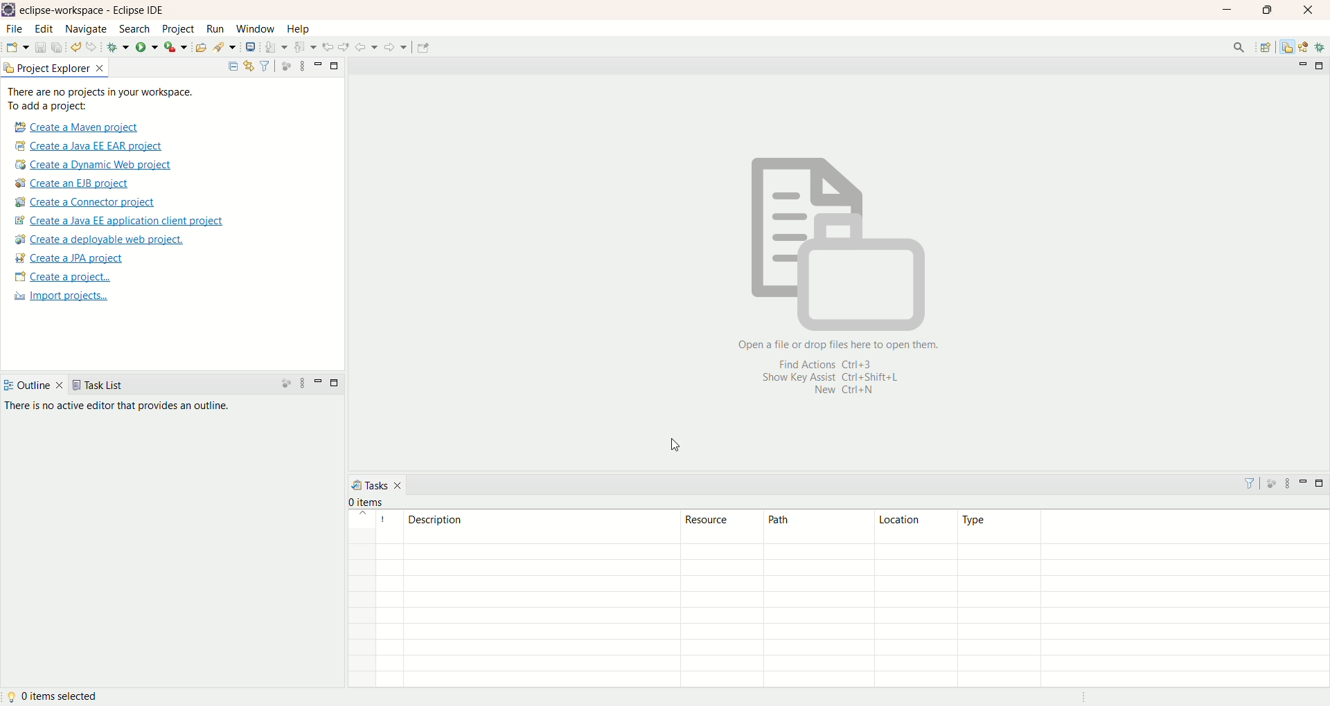 The height and width of the screenshot is (706, 1330). Describe the element at coordinates (275, 46) in the screenshot. I see `next annotation` at that location.